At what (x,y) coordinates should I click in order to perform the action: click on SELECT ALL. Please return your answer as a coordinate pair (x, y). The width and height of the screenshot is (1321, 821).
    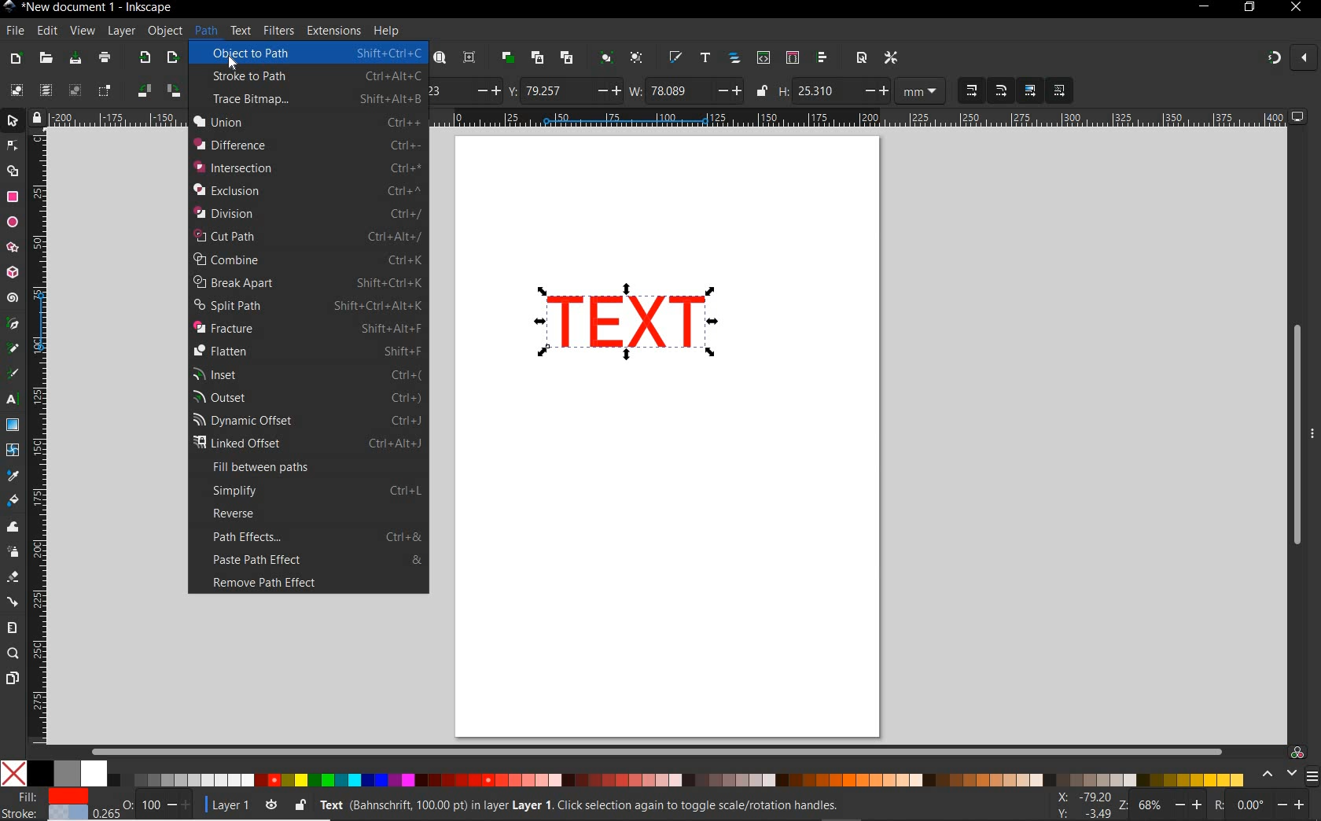
    Looking at the image, I should click on (16, 90).